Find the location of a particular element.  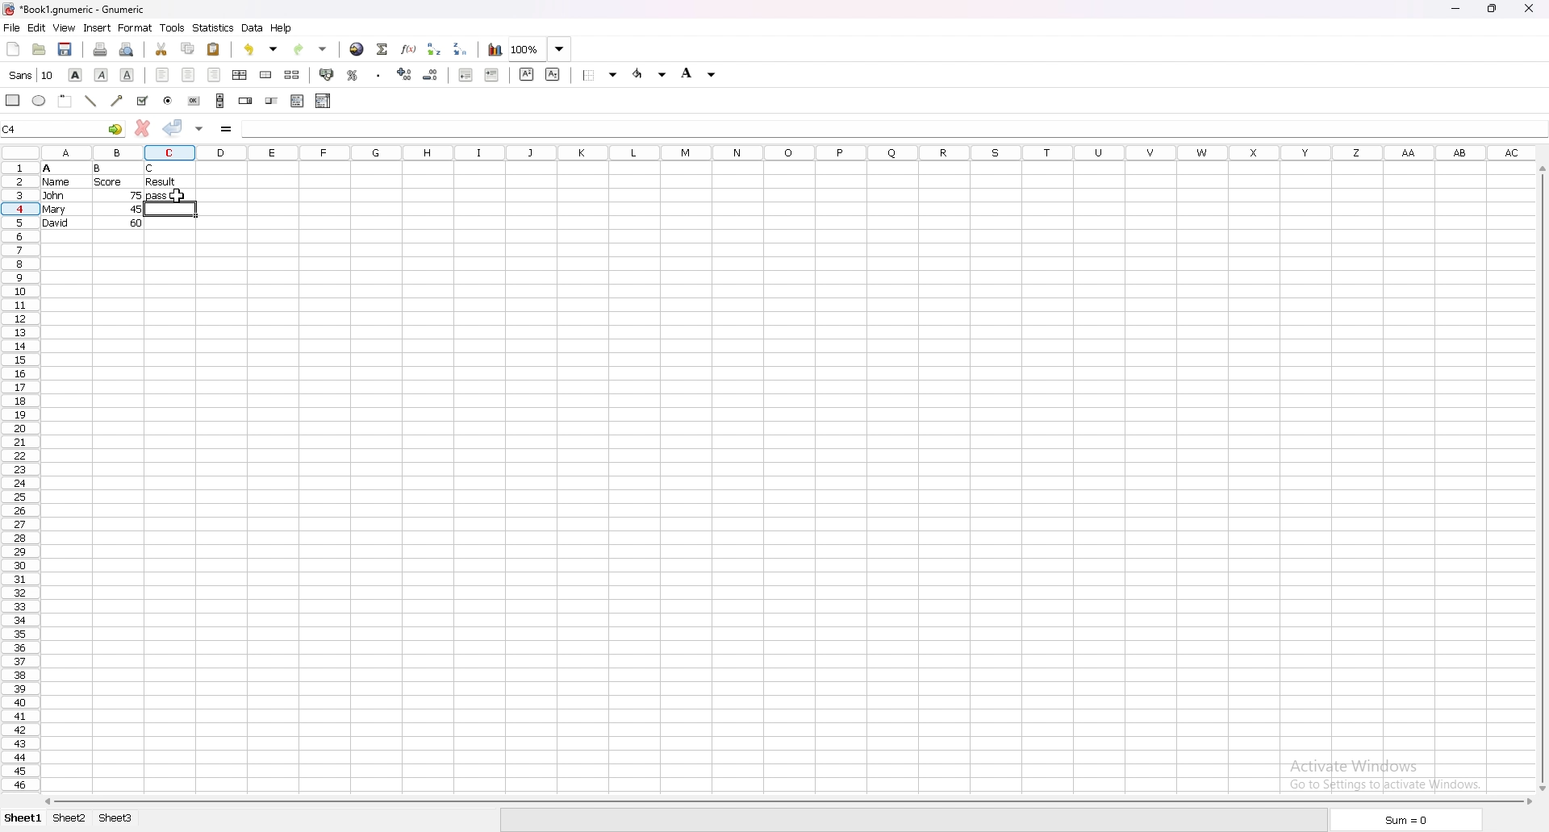

selected cell is located at coordinates (62, 129).